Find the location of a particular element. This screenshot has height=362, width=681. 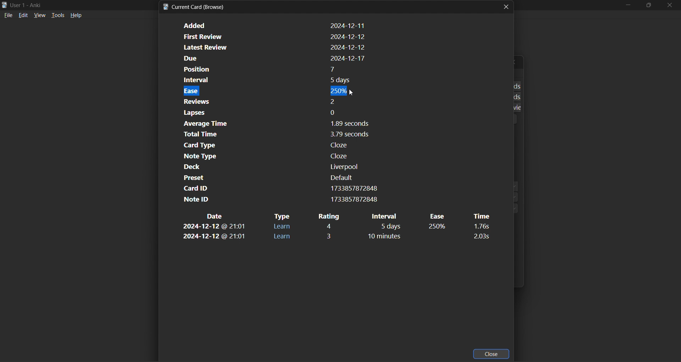

ease is located at coordinates (437, 227).